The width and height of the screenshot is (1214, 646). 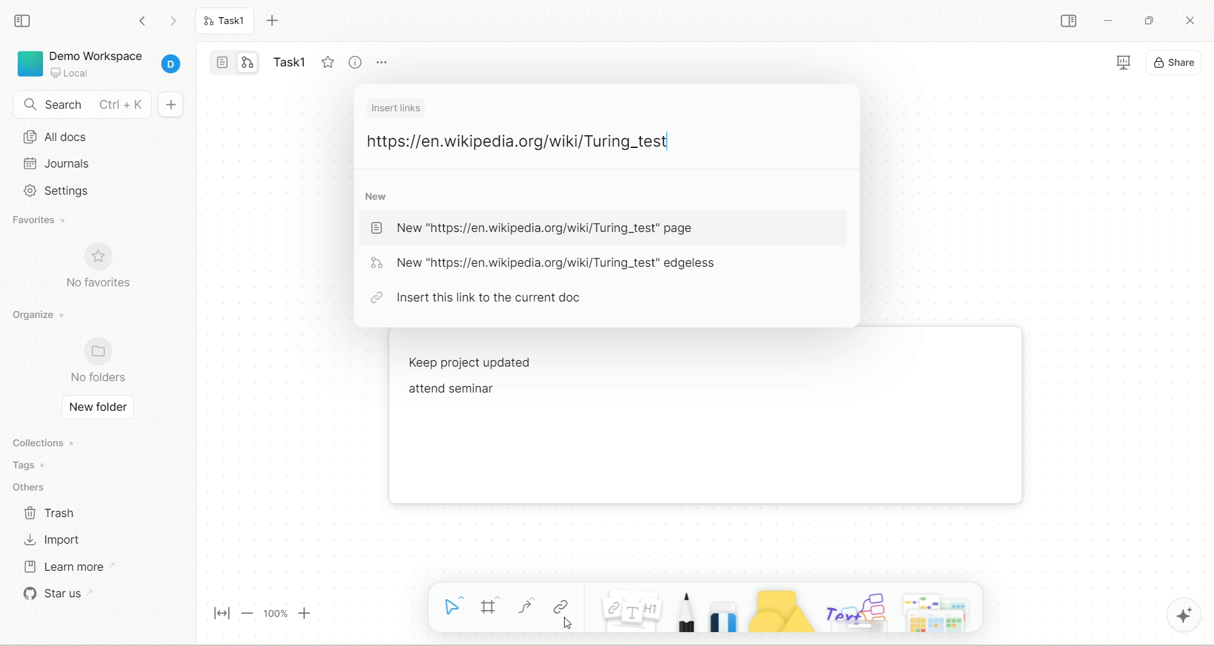 I want to click on URL for page mode - New "https://en.wikipedia.org/wiki/Turing_test" page, so click(x=539, y=228).